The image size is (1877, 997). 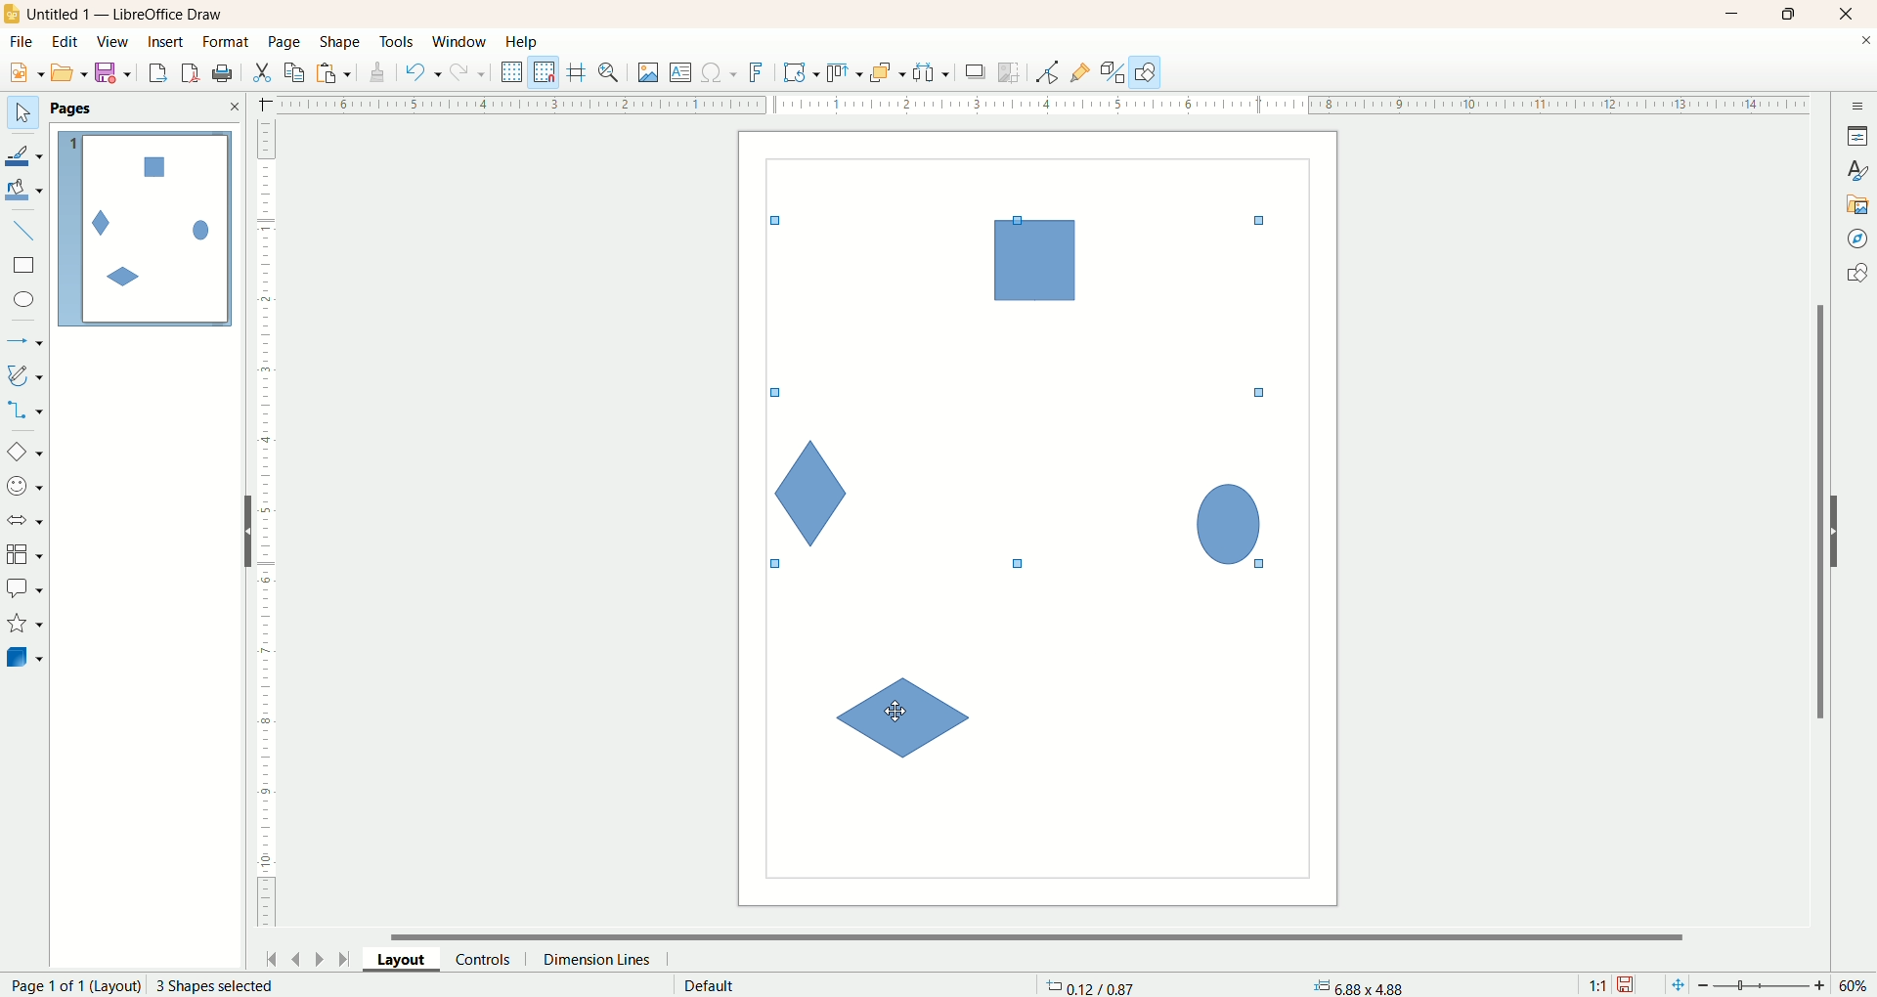 What do you see at coordinates (225, 74) in the screenshot?
I see `export as PDF` at bounding box center [225, 74].